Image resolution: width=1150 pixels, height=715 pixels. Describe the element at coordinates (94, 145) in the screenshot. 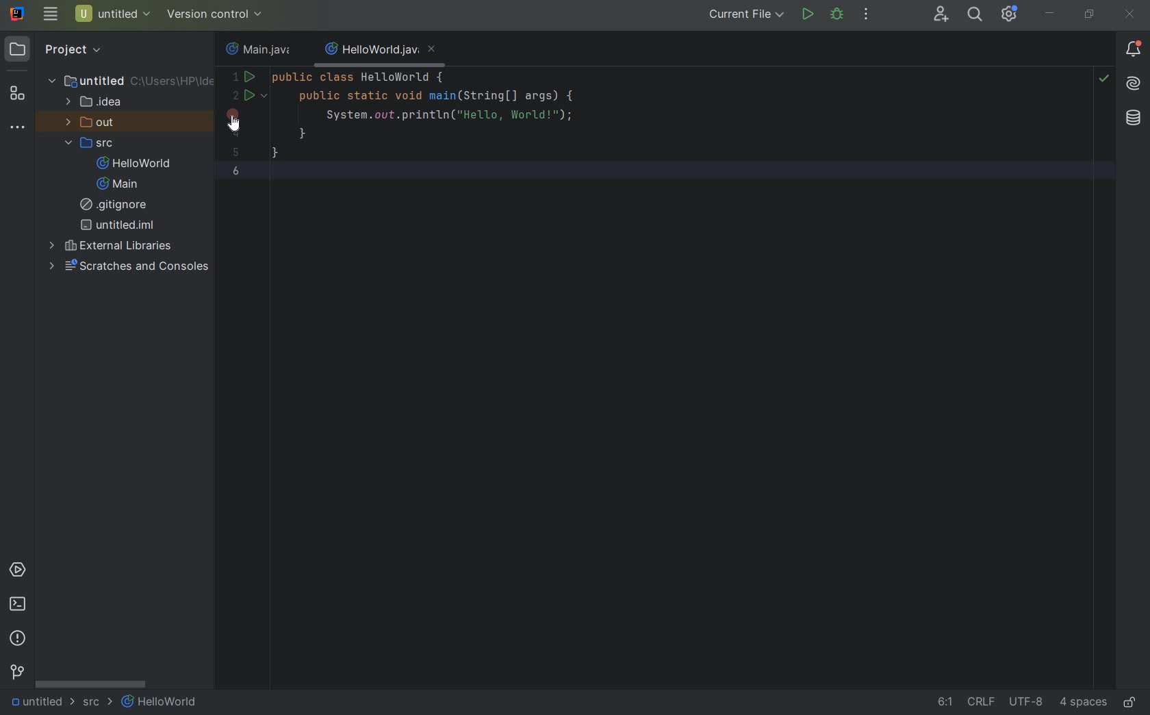

I see `src` at that location.